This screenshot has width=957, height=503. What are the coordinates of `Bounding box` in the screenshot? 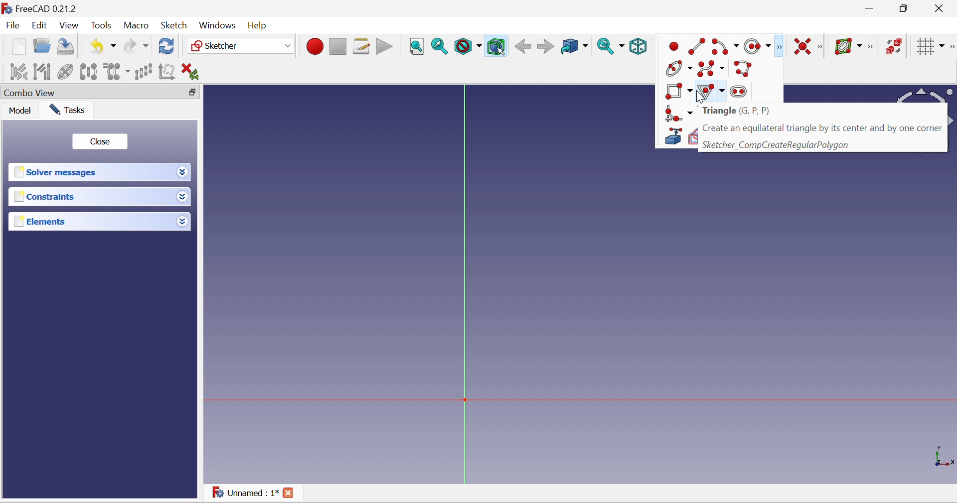 It's located at (497, 47).